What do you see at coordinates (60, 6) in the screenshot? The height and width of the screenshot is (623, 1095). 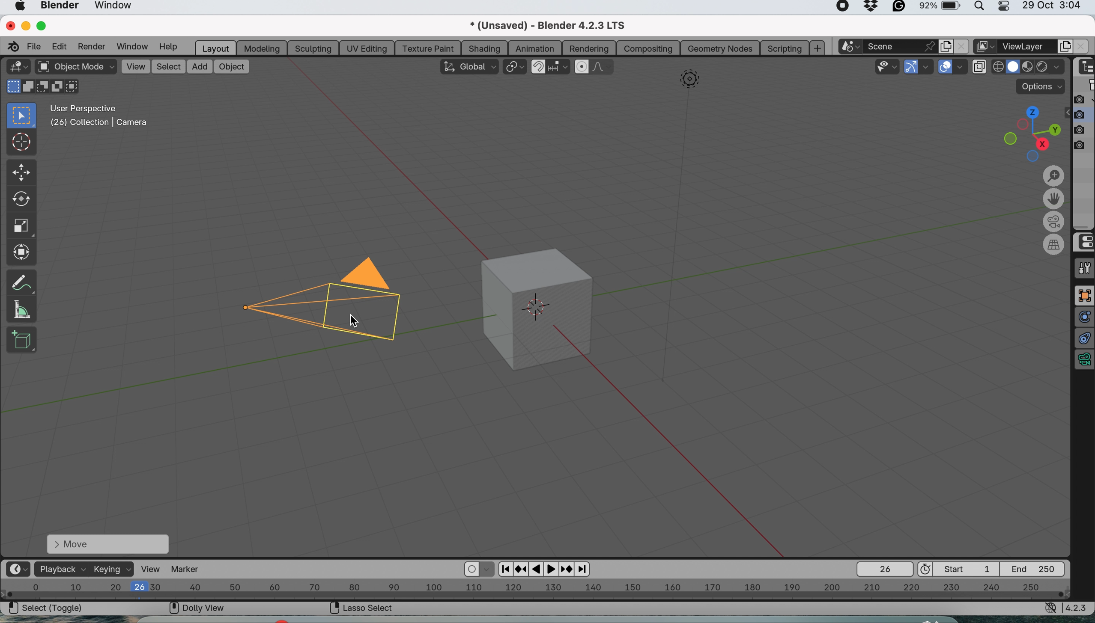 I see `blender` at bounding box center [60, 6].